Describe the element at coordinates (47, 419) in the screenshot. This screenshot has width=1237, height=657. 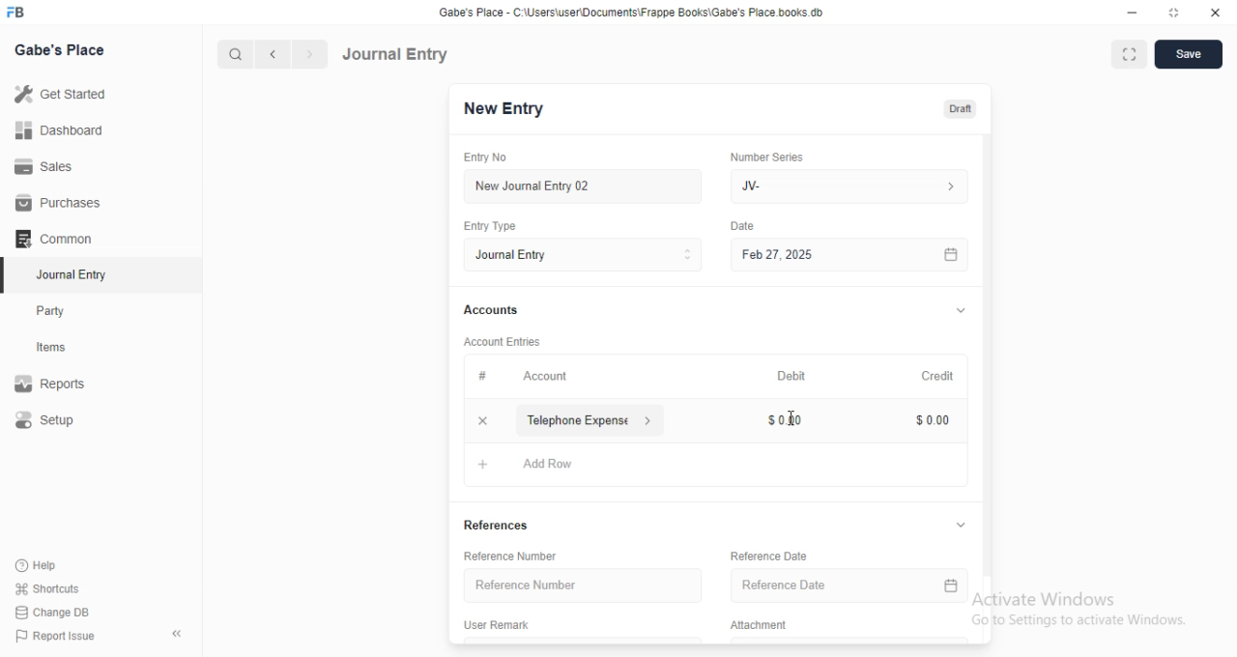
I see `Setup` at that location.